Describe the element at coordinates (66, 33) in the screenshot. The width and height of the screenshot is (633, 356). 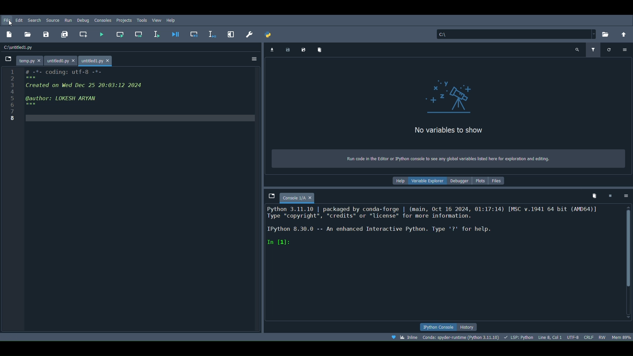
I see `Save all files (Ctrl + Alt + S)` at that location.